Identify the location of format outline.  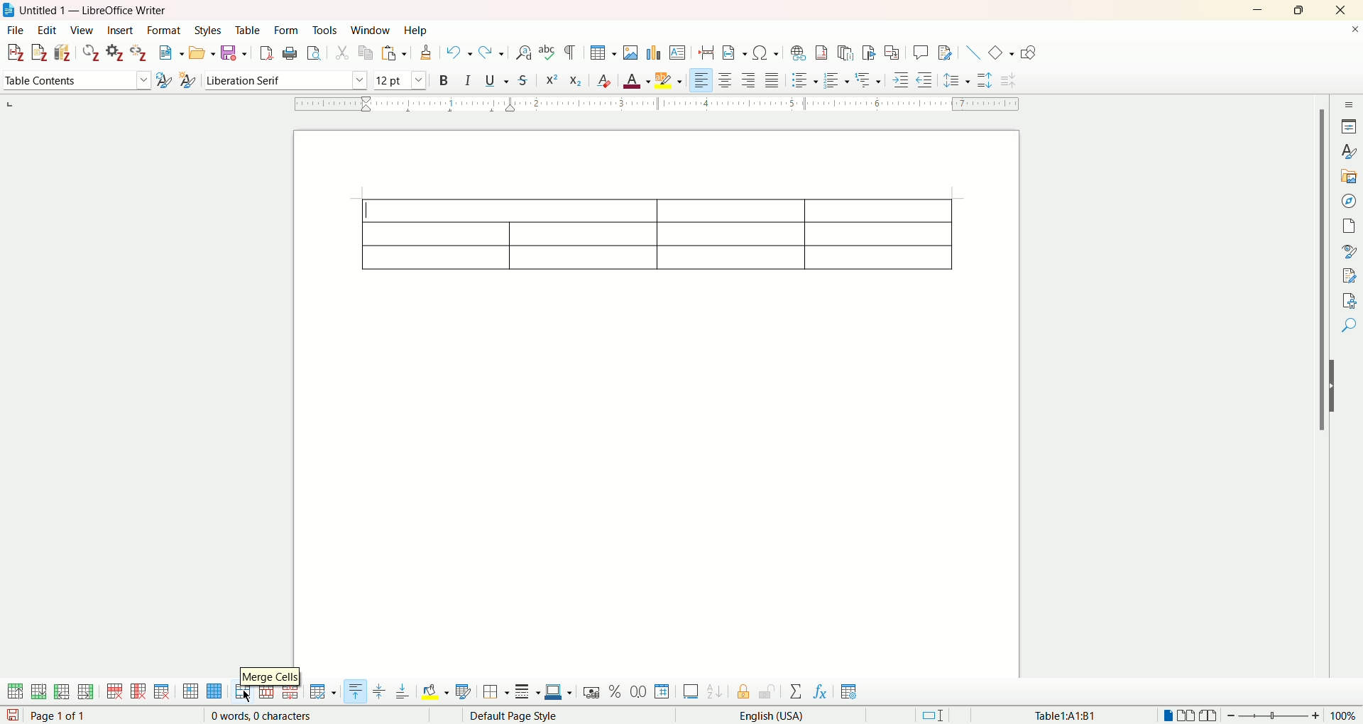
(870, 80).